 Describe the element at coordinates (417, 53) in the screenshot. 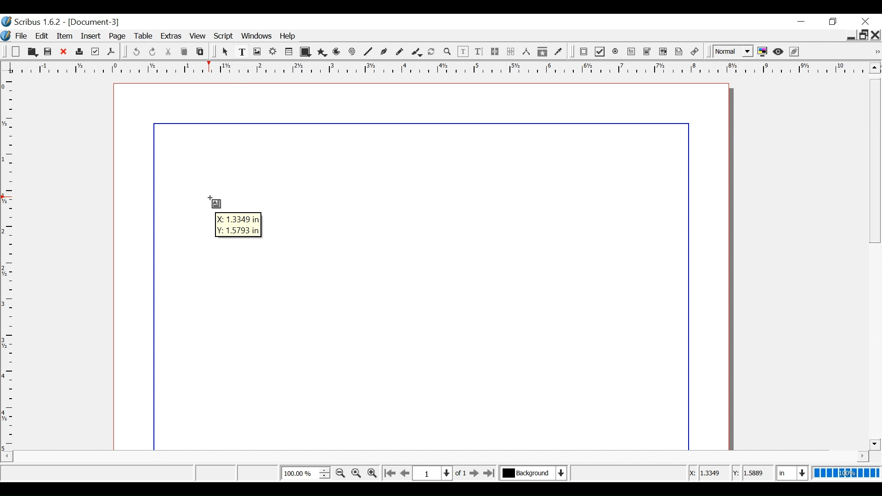

I see `Caligraphic line` at that location.